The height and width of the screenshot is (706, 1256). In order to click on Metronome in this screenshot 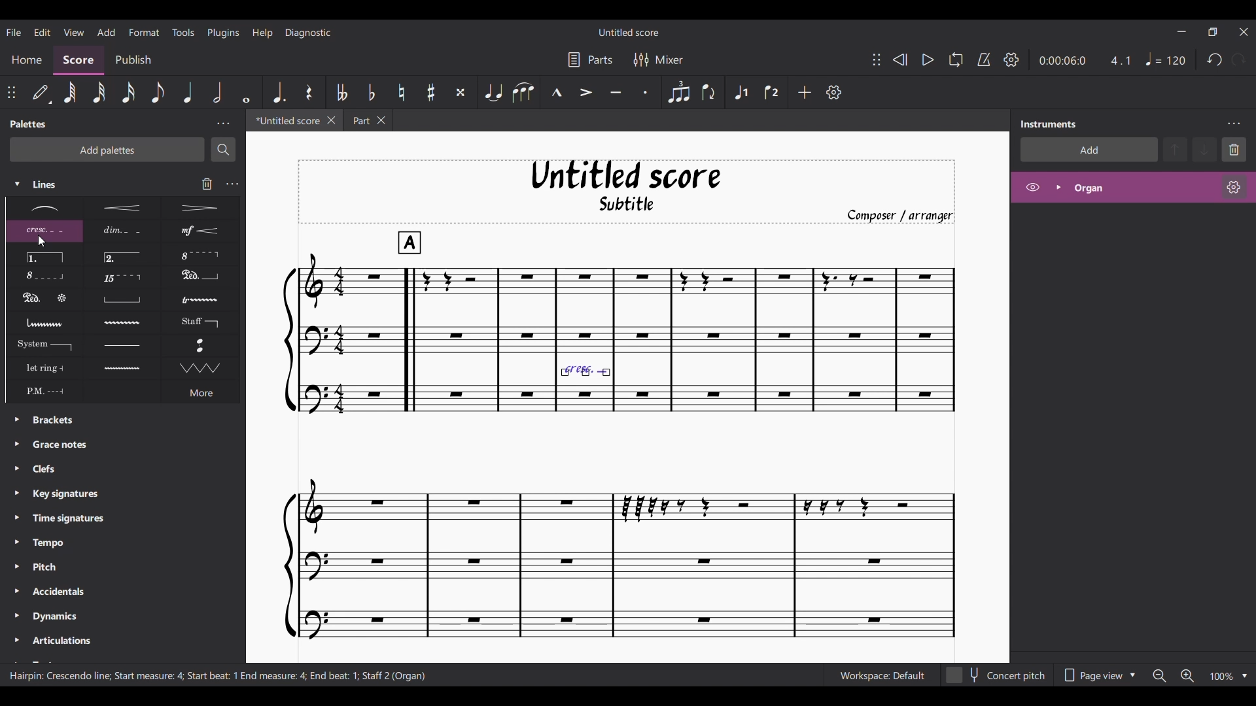, I will do `click(984, 59)`.